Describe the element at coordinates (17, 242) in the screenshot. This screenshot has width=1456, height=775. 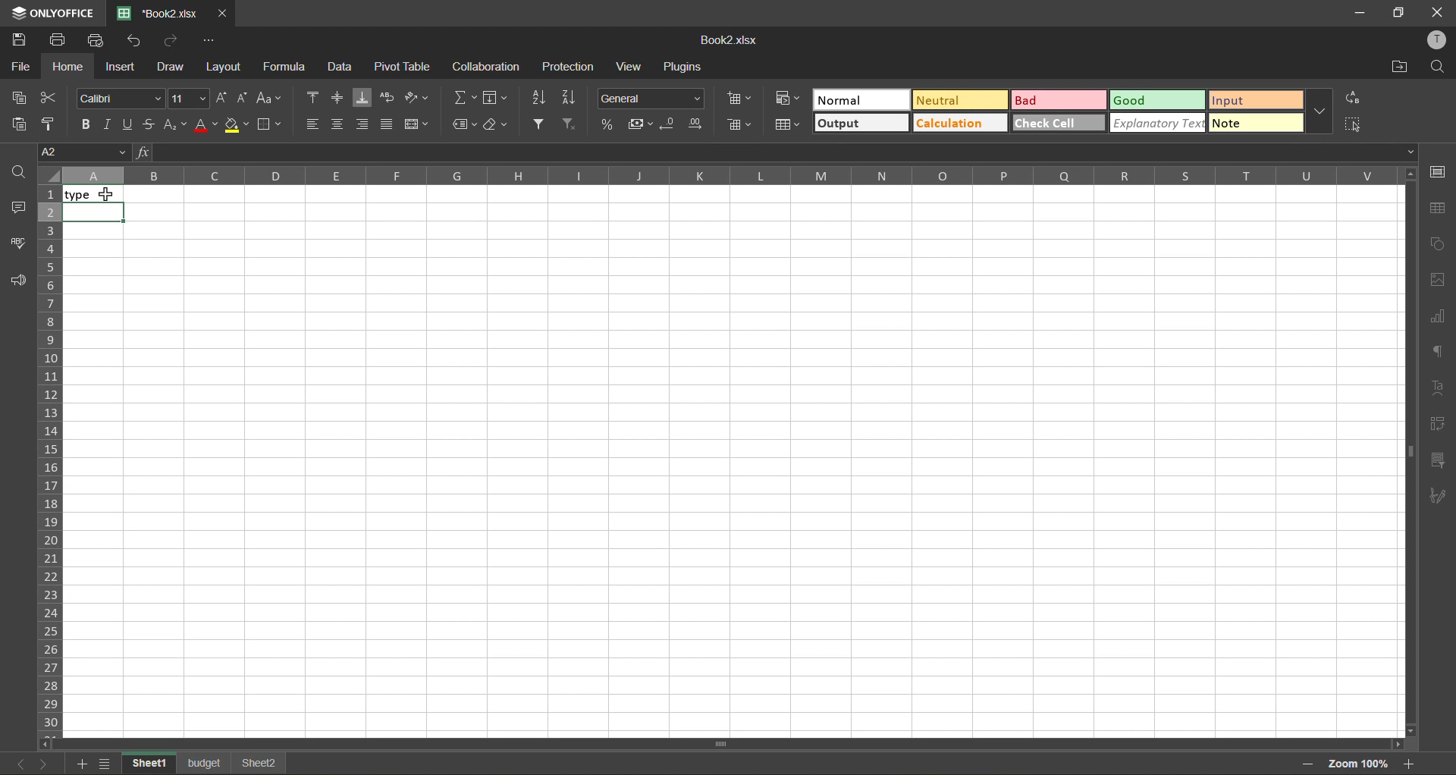
I see `spellcheck` at that location.